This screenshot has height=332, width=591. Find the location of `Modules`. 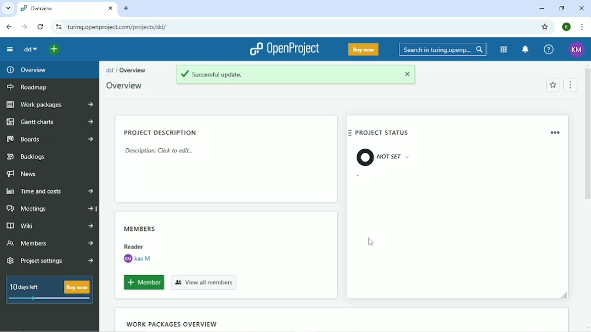

Modules is located at coordinates (503, 50).